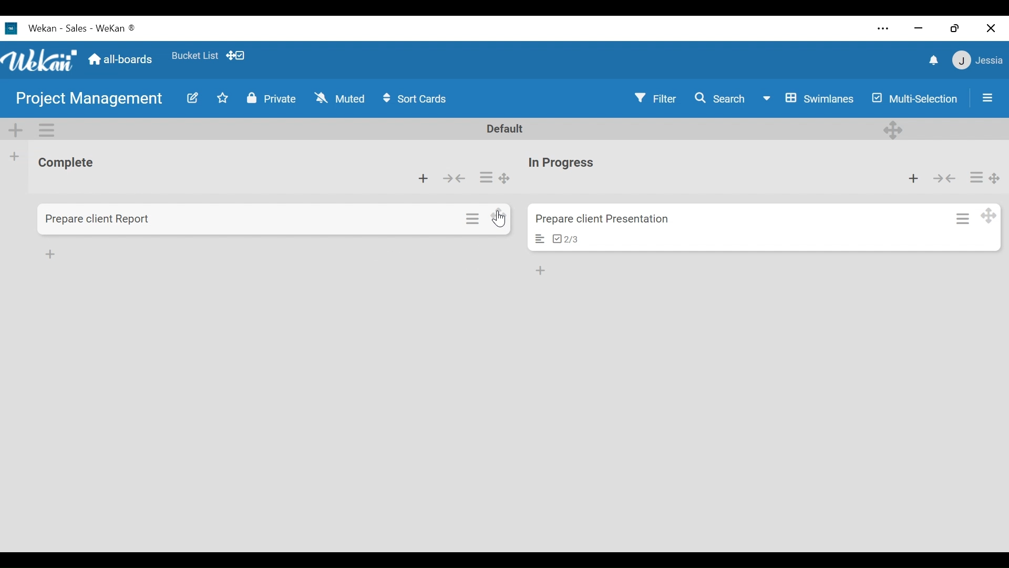  I want to click on Private, so click(272, 99).